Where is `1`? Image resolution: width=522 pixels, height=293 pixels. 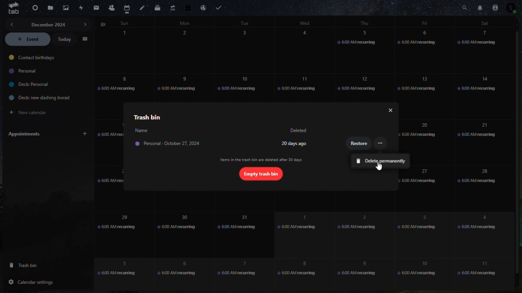 1 is located at coordinates (299, 232).